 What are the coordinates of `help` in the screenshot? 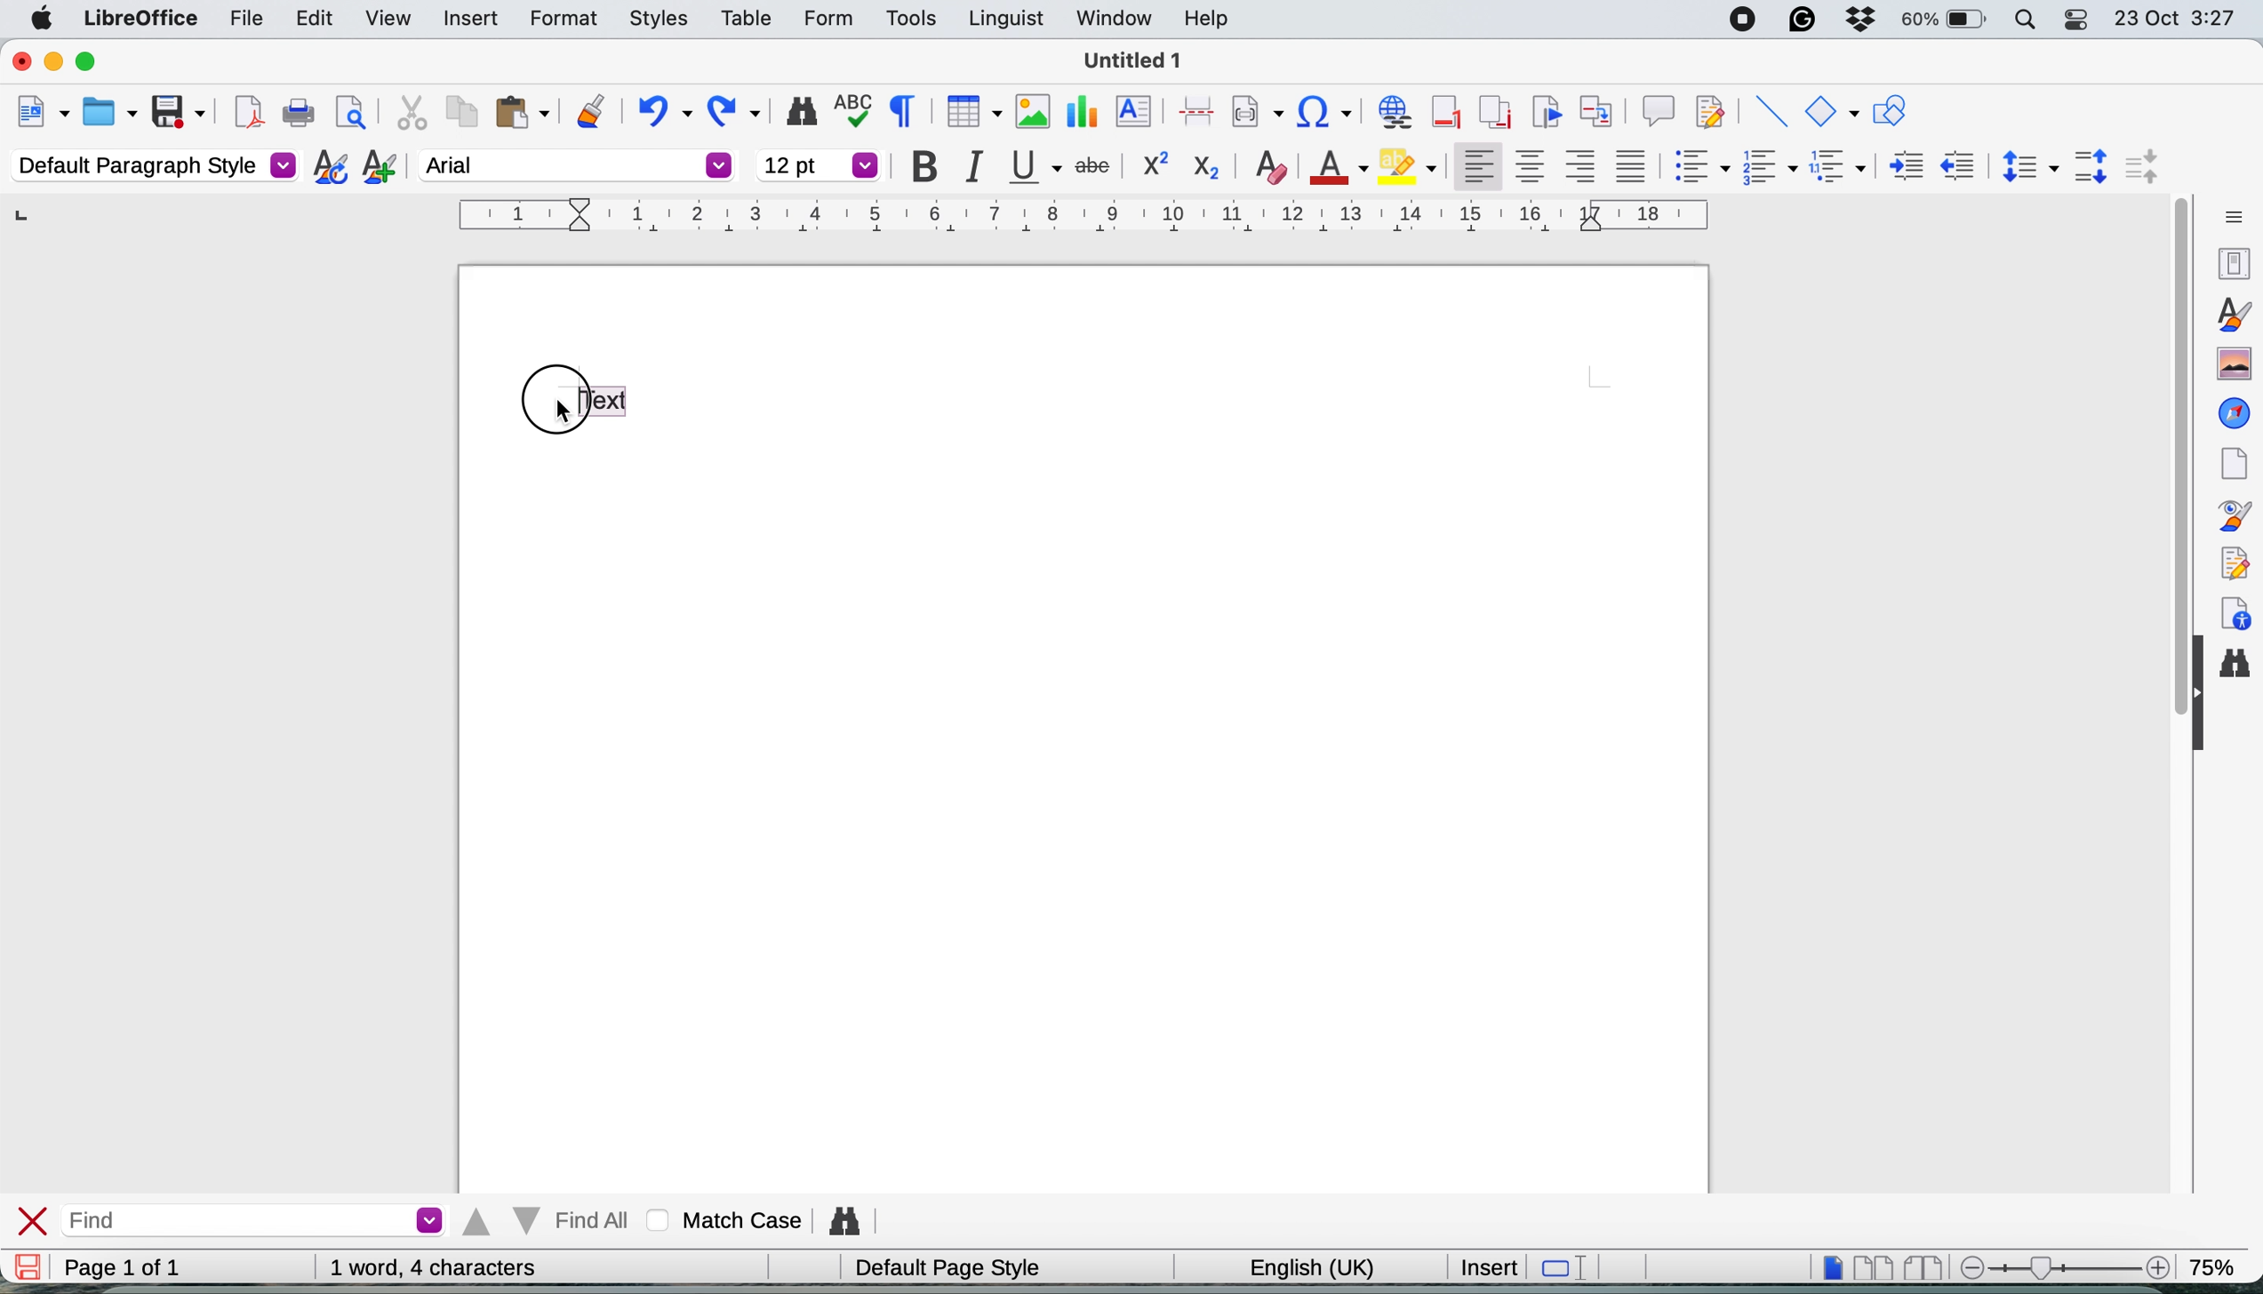 It's located at (1206, 20).